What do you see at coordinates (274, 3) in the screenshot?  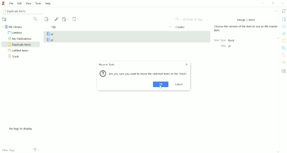 I see `Maximize` at bounding box center [274, 3].